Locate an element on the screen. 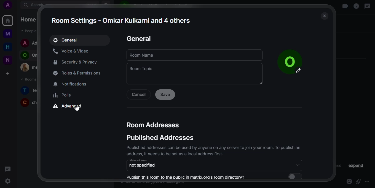 The height and width of the screenshot is (188, 375). n is located at coordinates (10, 60).